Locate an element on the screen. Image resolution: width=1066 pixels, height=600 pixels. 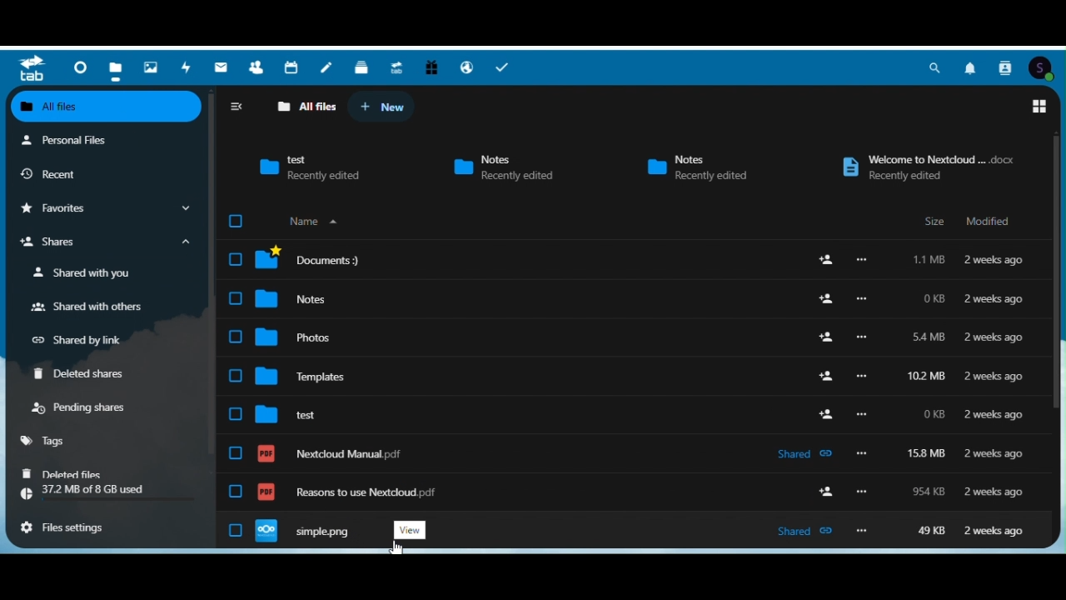
modified is located at coordinates (993, 415).